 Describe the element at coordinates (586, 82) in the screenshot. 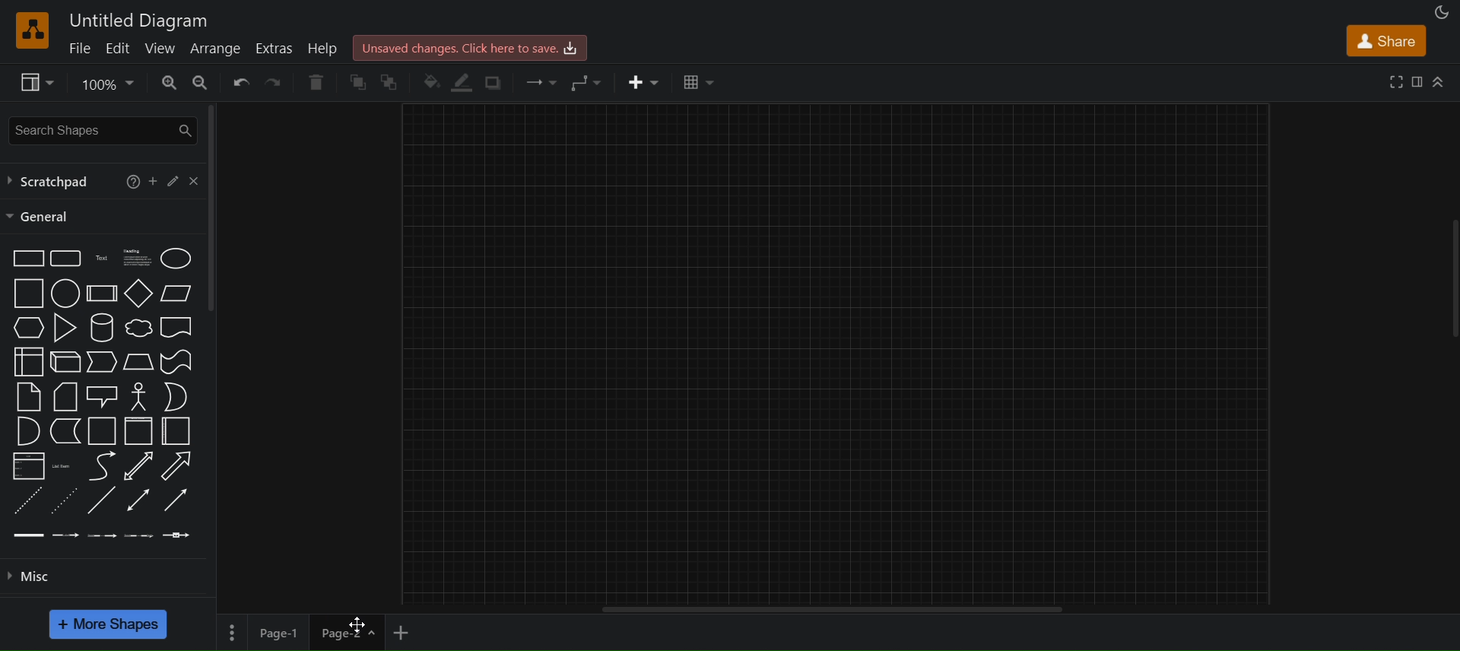

I see `waypoints` at that location.